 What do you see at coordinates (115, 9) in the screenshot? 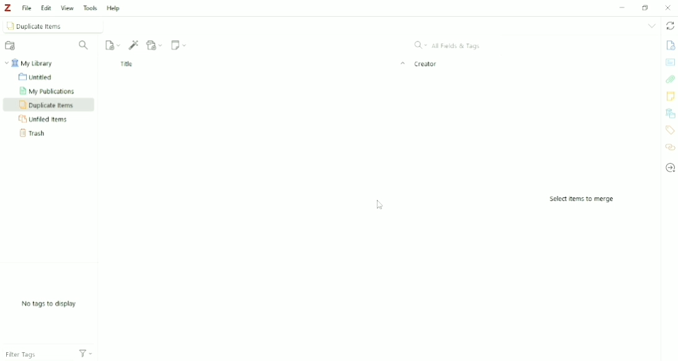
I see `Help` at bounding box center [115, 9].